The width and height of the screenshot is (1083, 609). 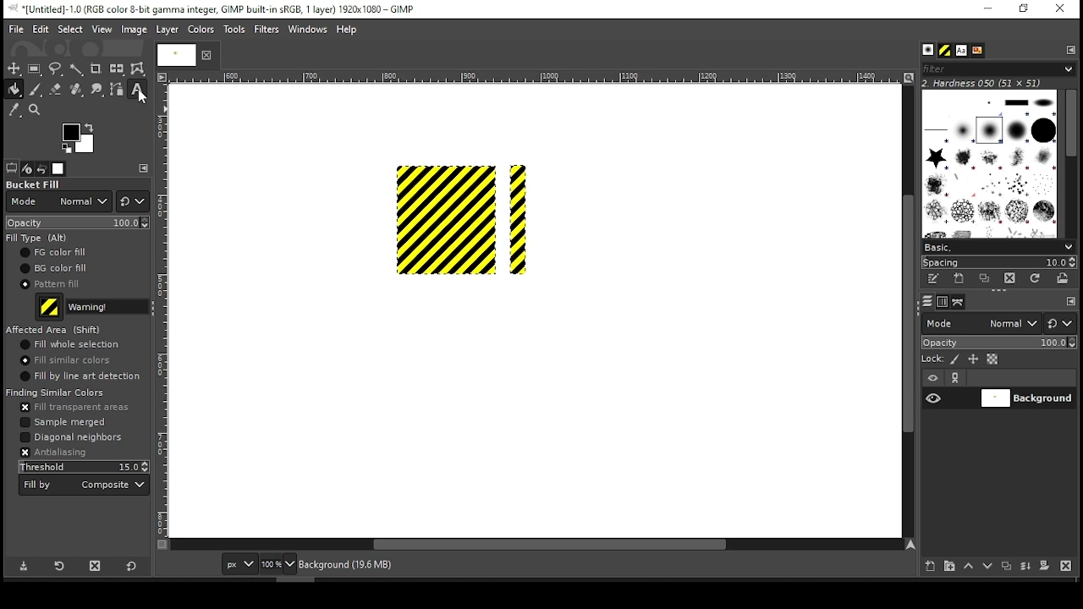 What do you see at coordinates (942, 302) in the screenshot?
I see `channels` at bounding box center [942, 302].